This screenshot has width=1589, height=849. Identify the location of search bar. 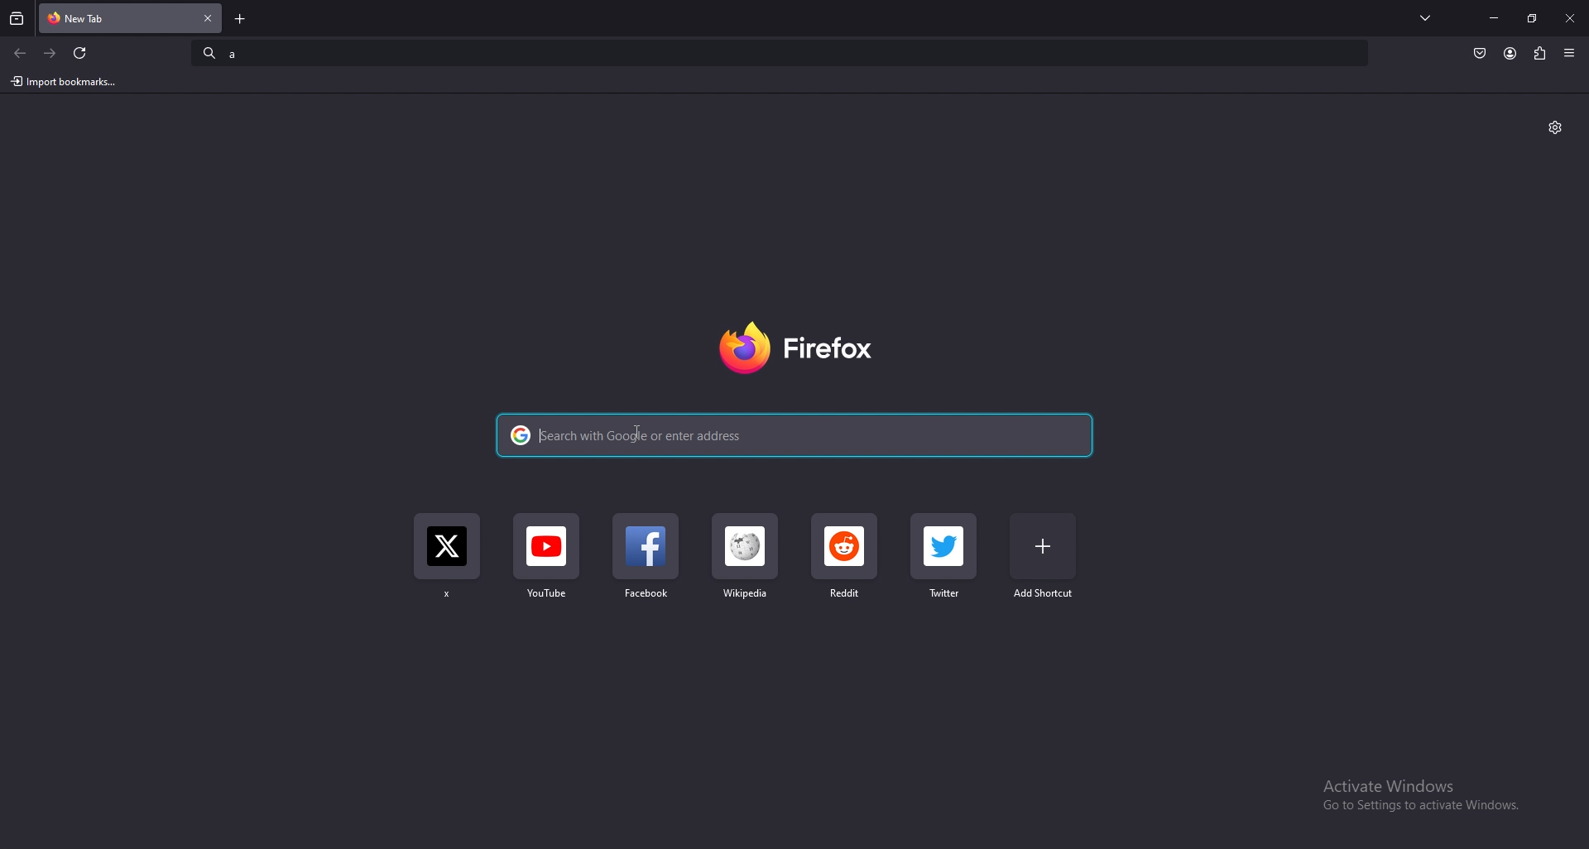
(780, 51).